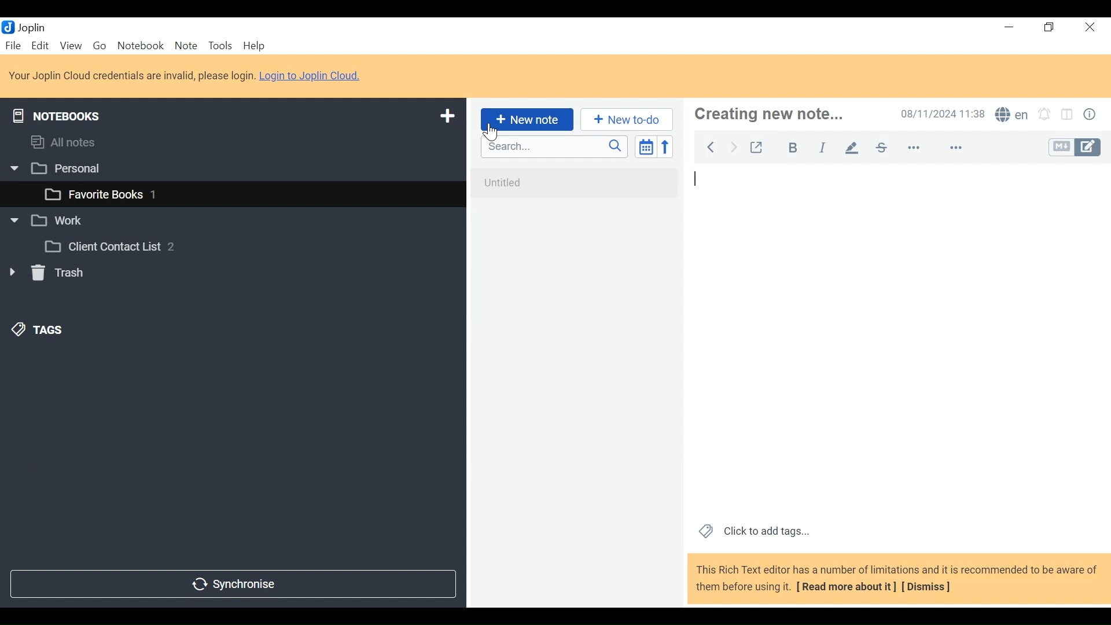  Describe the element at coordinates (71, 46) in the screenshot. I see `View` at that location.